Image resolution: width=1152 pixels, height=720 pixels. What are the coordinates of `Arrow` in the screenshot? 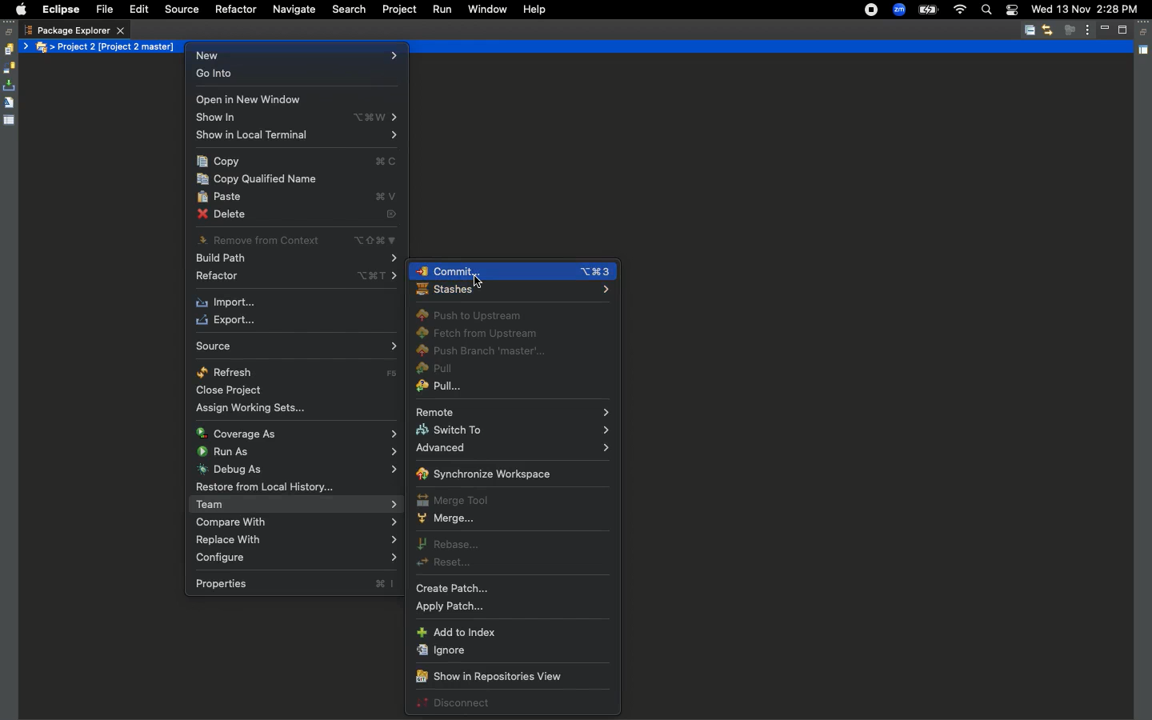 It's located at (27, 46).